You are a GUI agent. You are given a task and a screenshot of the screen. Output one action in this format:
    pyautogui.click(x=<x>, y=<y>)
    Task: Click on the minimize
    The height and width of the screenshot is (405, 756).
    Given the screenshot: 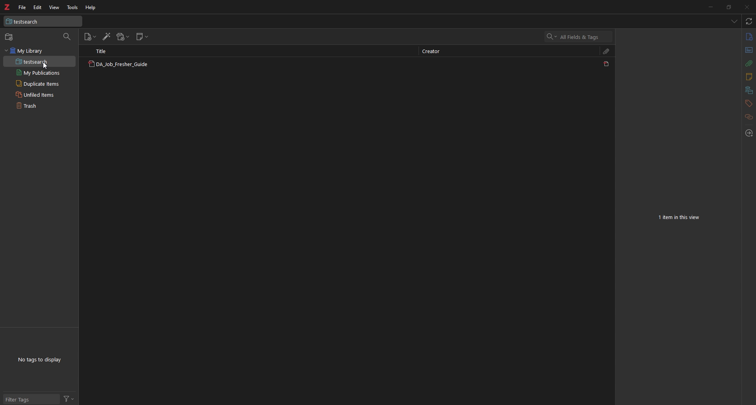 What is the action you would take?
    pyautogui.click(x=710, y=6)
    